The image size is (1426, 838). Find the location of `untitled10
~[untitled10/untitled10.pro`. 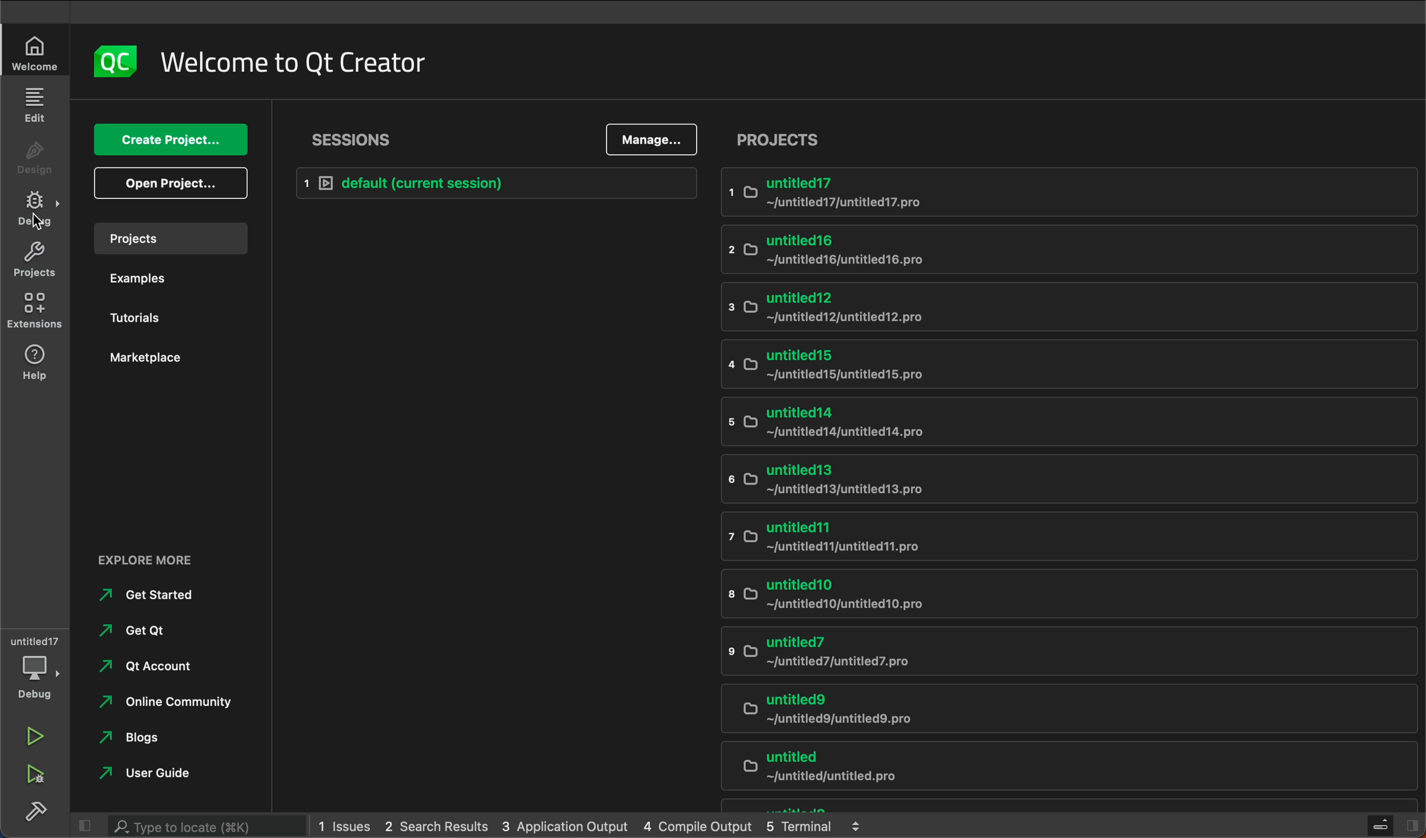

untitled10
~[untitled10/untitled10.pro is located at coordinates (1065, 594).